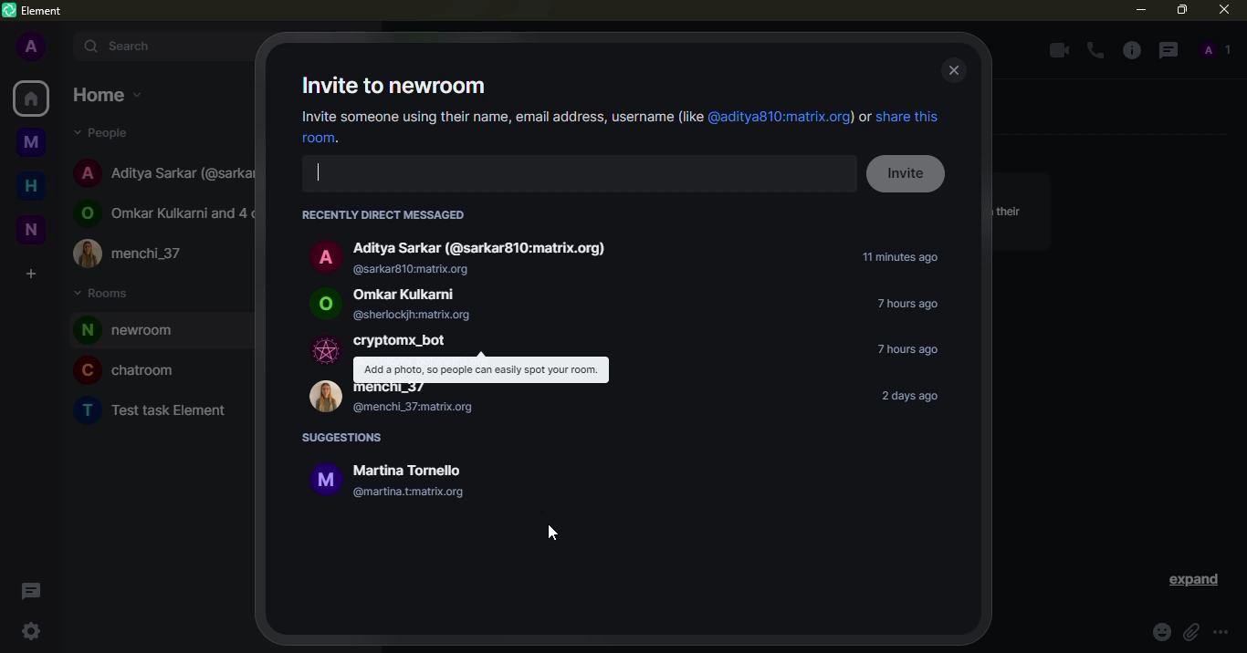  I want to click on Omkar Kulkarni
@sherlockjh:matrix.org, so click(391, 305).